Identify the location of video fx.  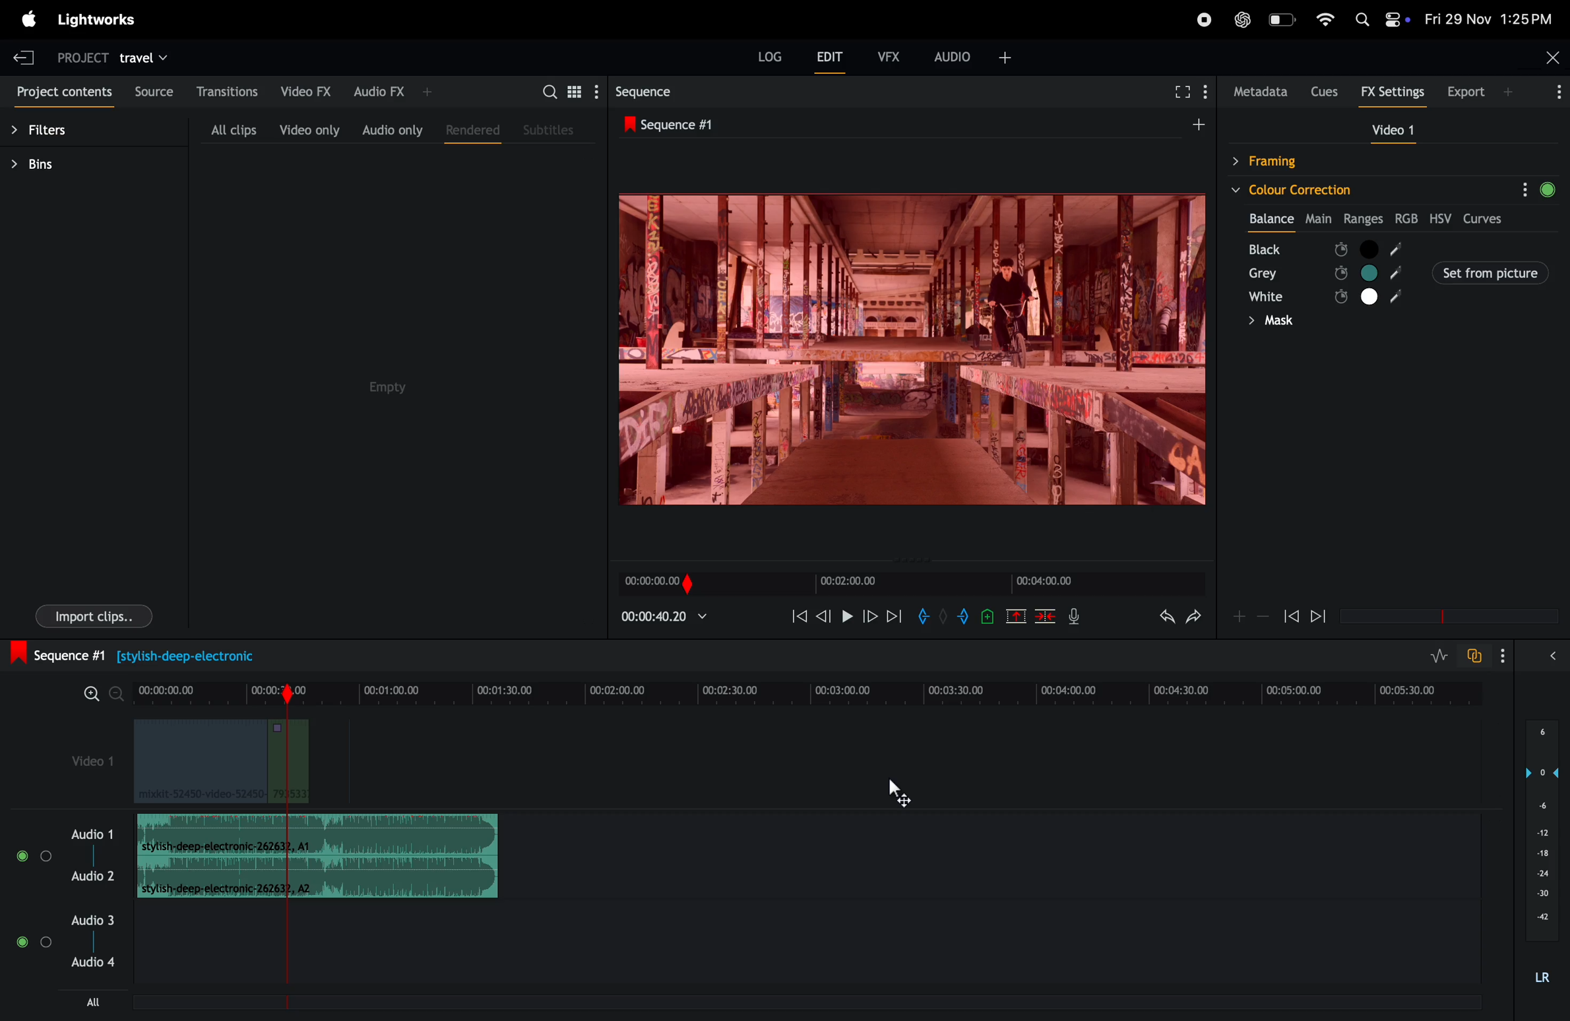
(305, 91).